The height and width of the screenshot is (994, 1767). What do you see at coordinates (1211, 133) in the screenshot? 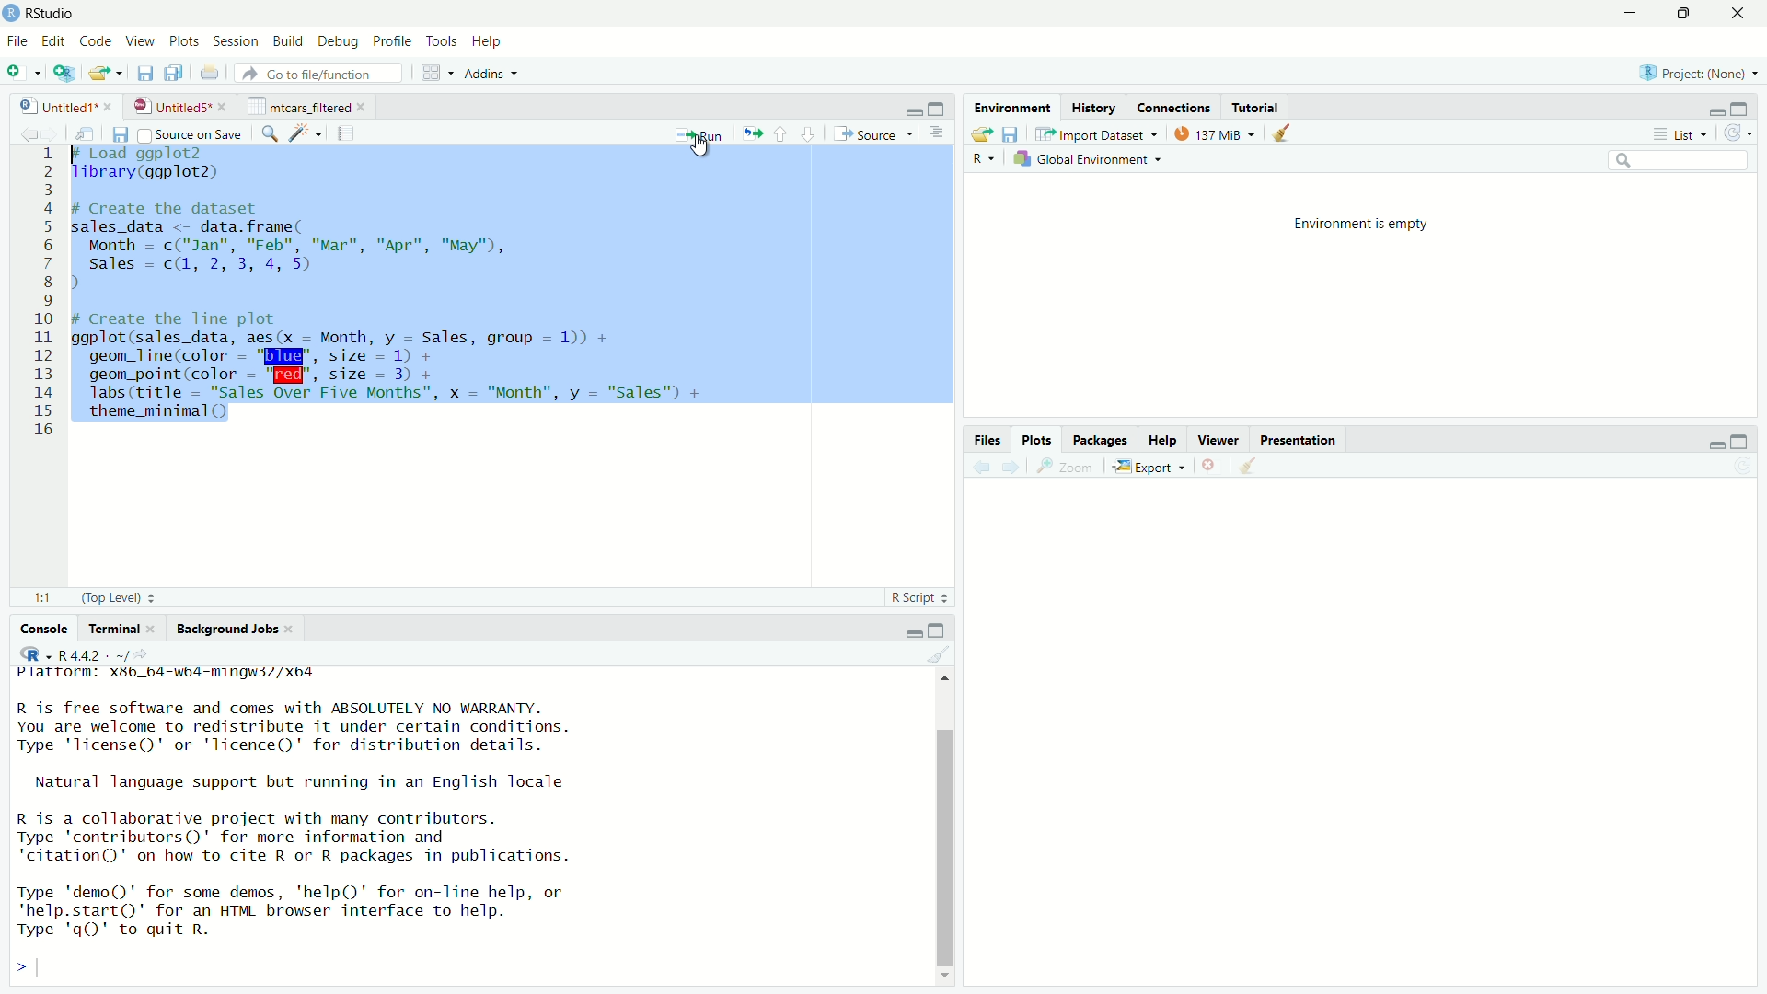
I see `137MB` at bounding box center [1211, 133].